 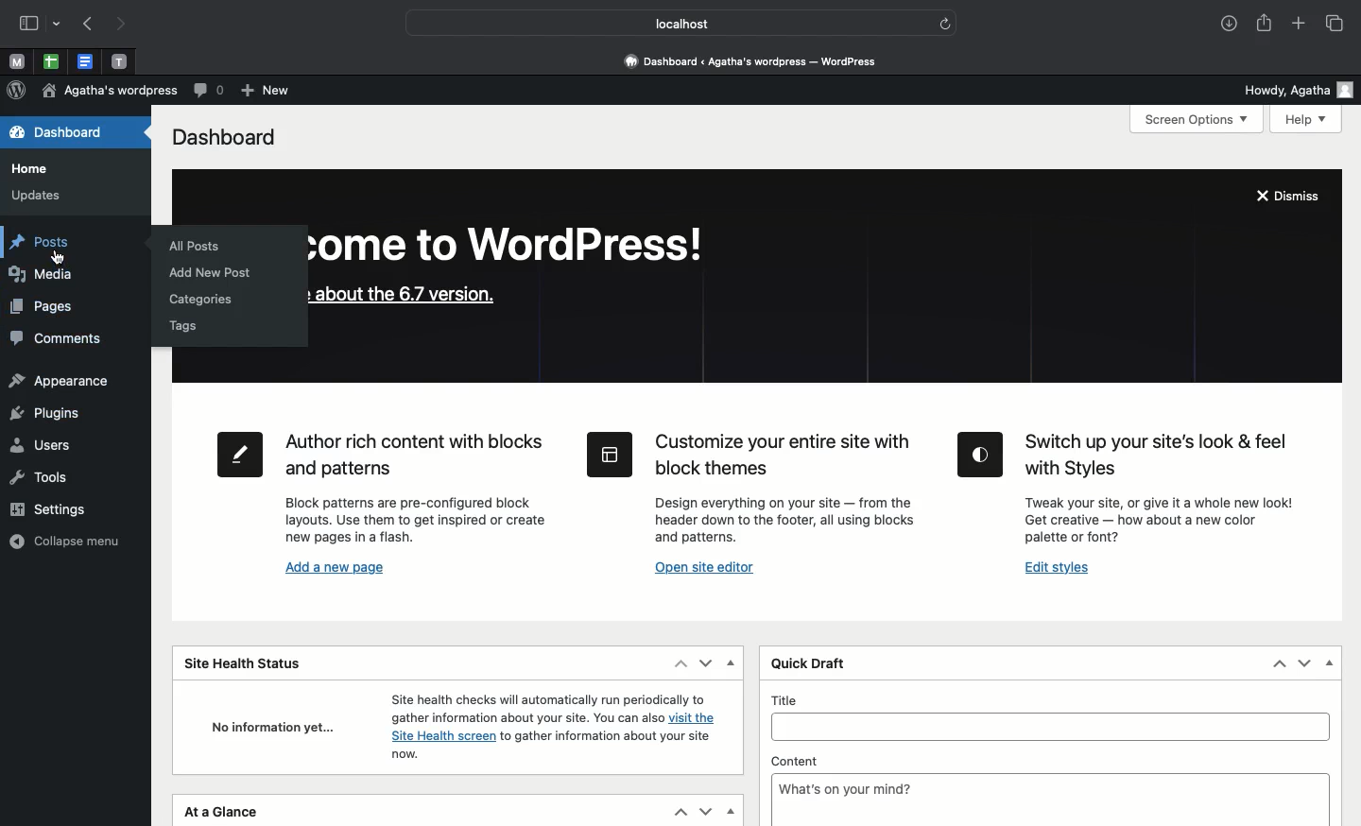 I want to click on Document, so click(x=85, y=62).